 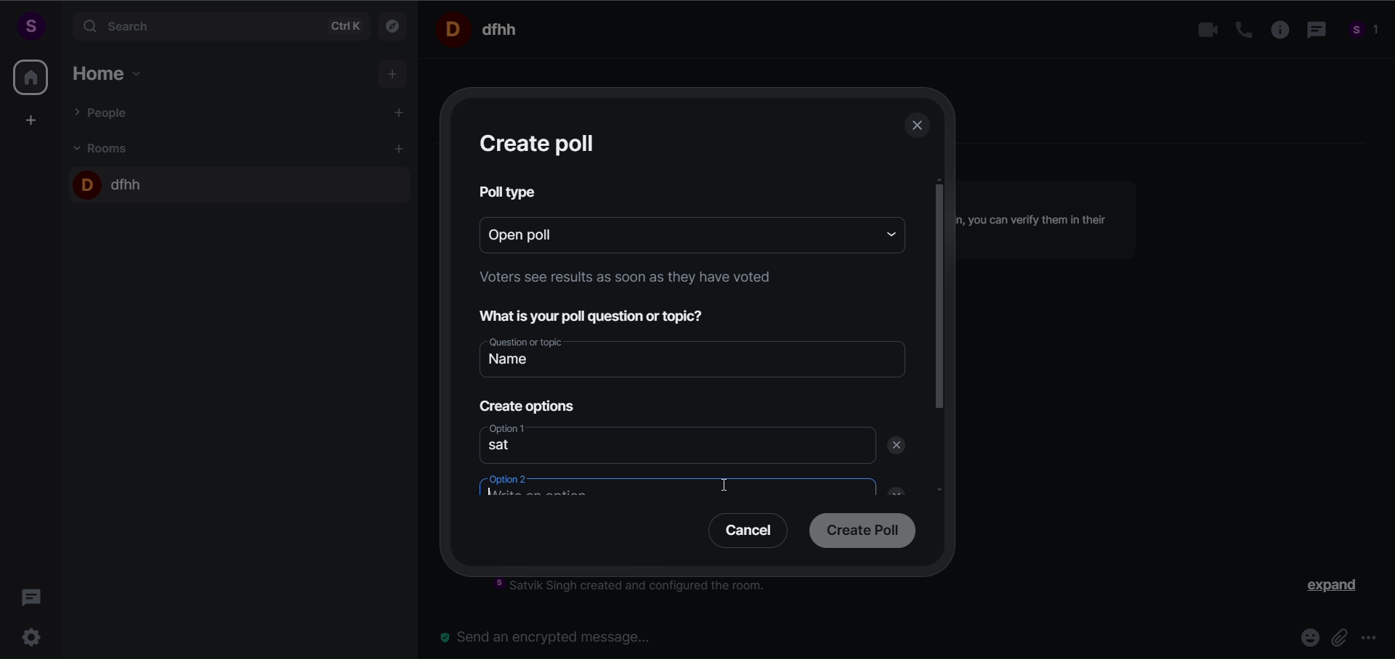 I want to click on option 2, so click(x=665, y=489).